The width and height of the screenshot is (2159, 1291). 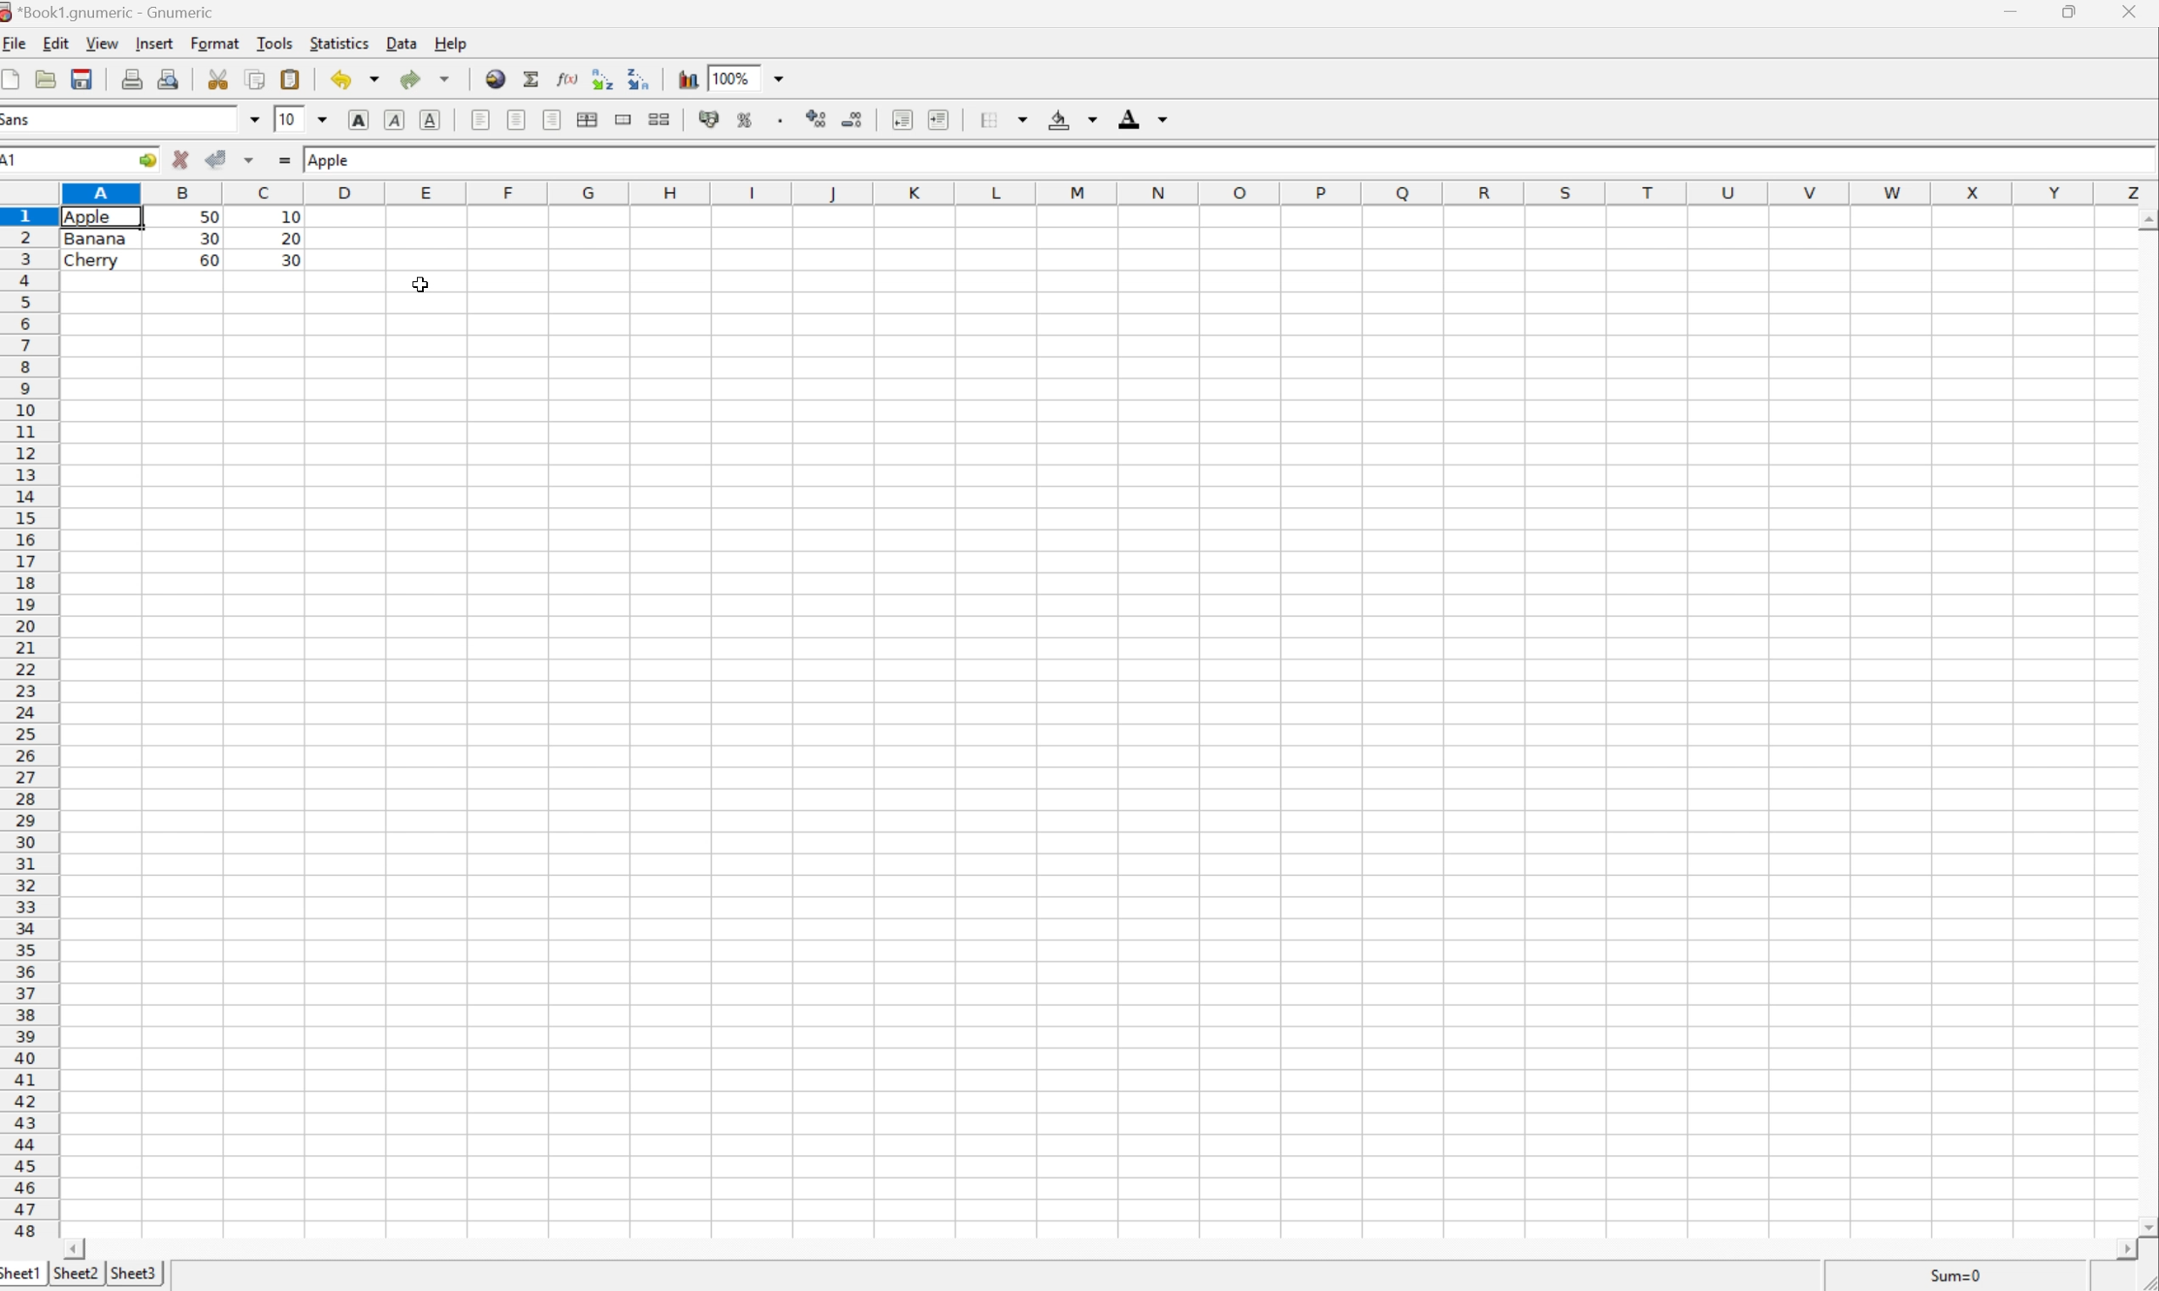 What do you see at coordinates (137, 1274) in the screenshot?
I see `sheet3` at bounding box center [137, 1274].